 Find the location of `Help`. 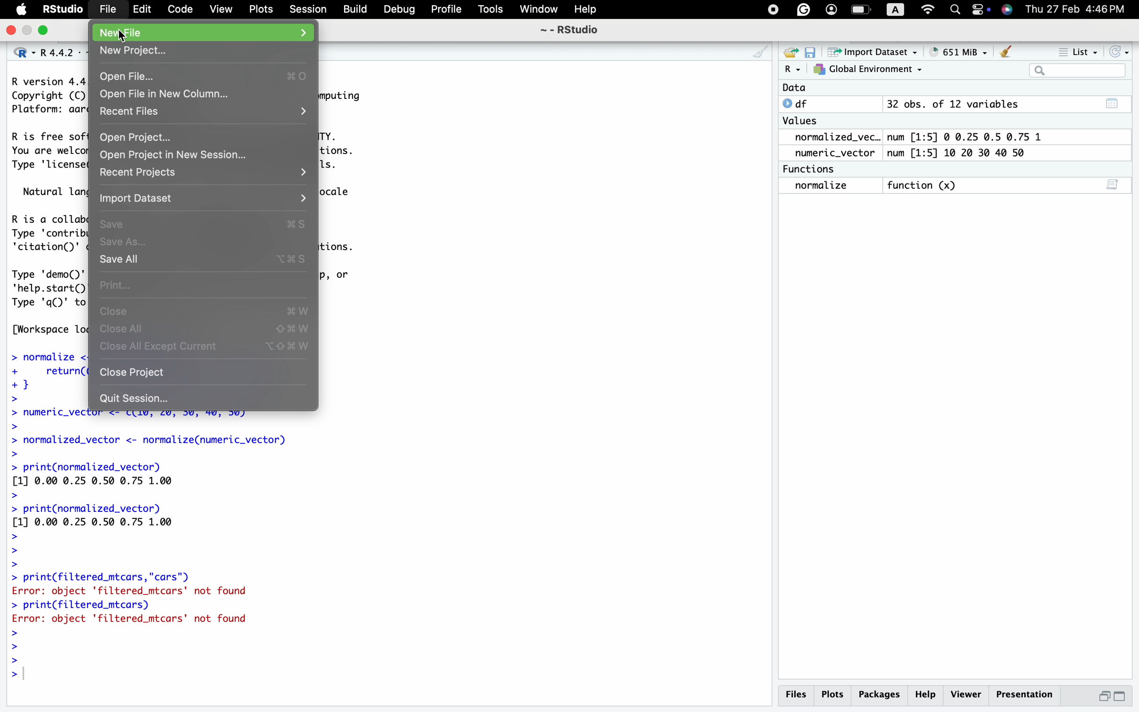

Help is located at coordinates (927, 693).